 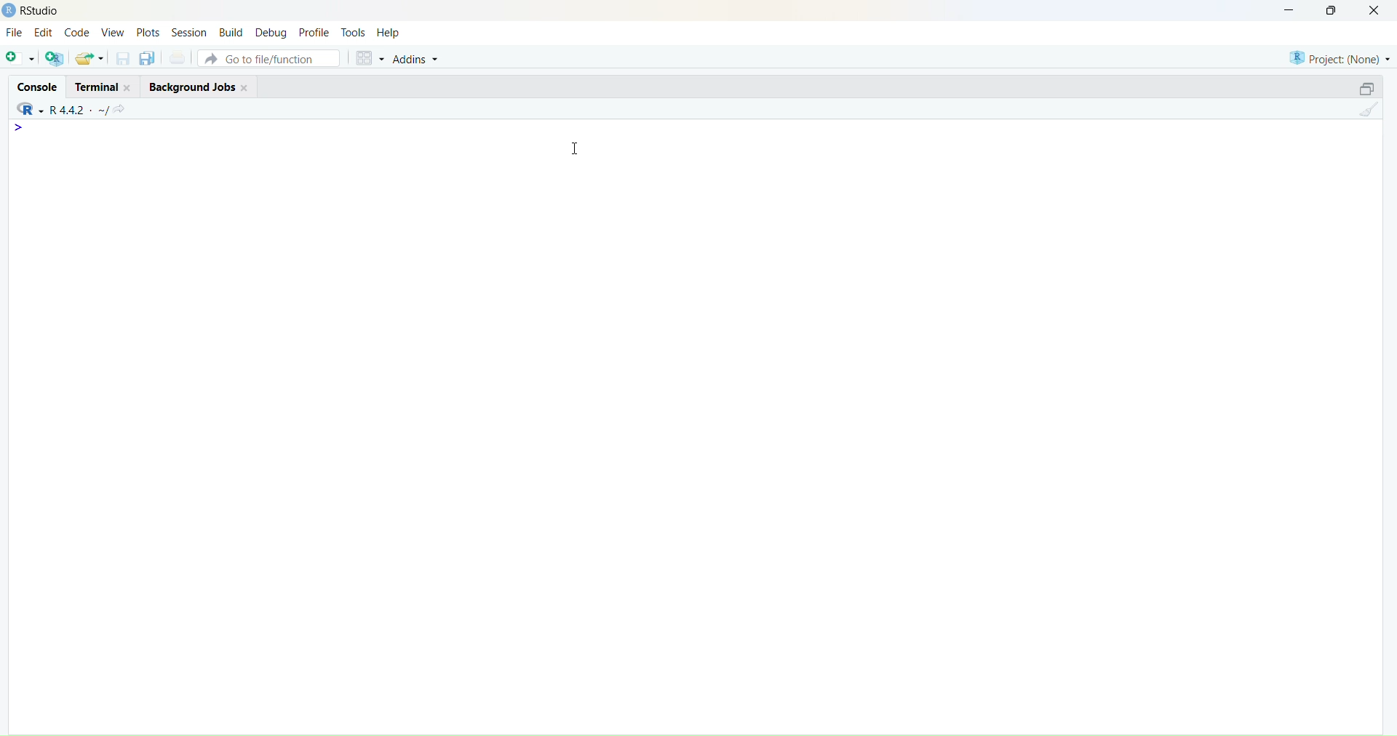 I want to click on Tools, so click(x=354, y=30).